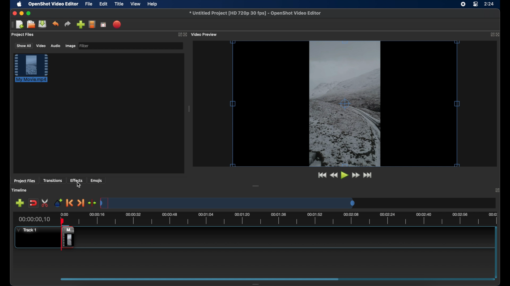  Describe the element at coordinates (42, 24) in the screenshot. I see `save project files` at that location.